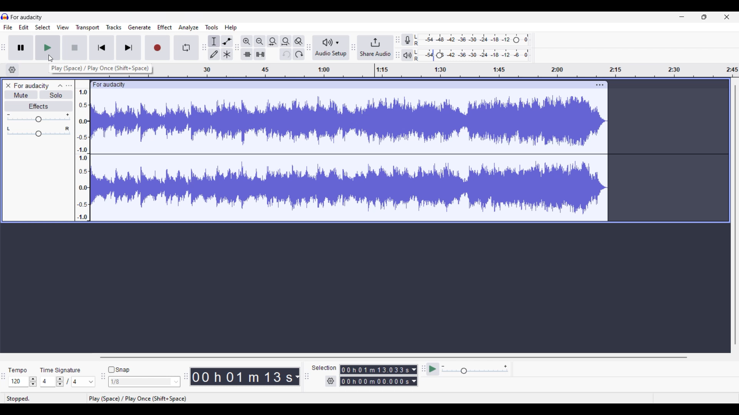 The height and width of the screenshot is (415, 739). Describe the element at coordinates (324, 367) in the screenshot. I see `selection` at that location.